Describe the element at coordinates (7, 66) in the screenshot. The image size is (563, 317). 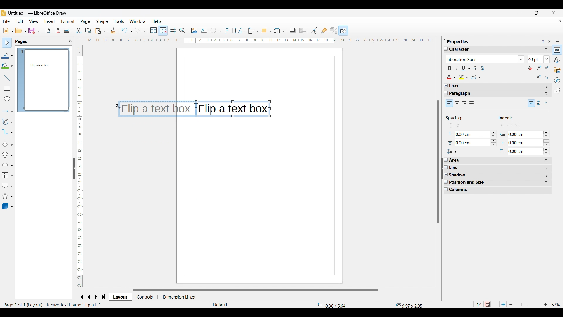
I see `Fill color options` at that location.